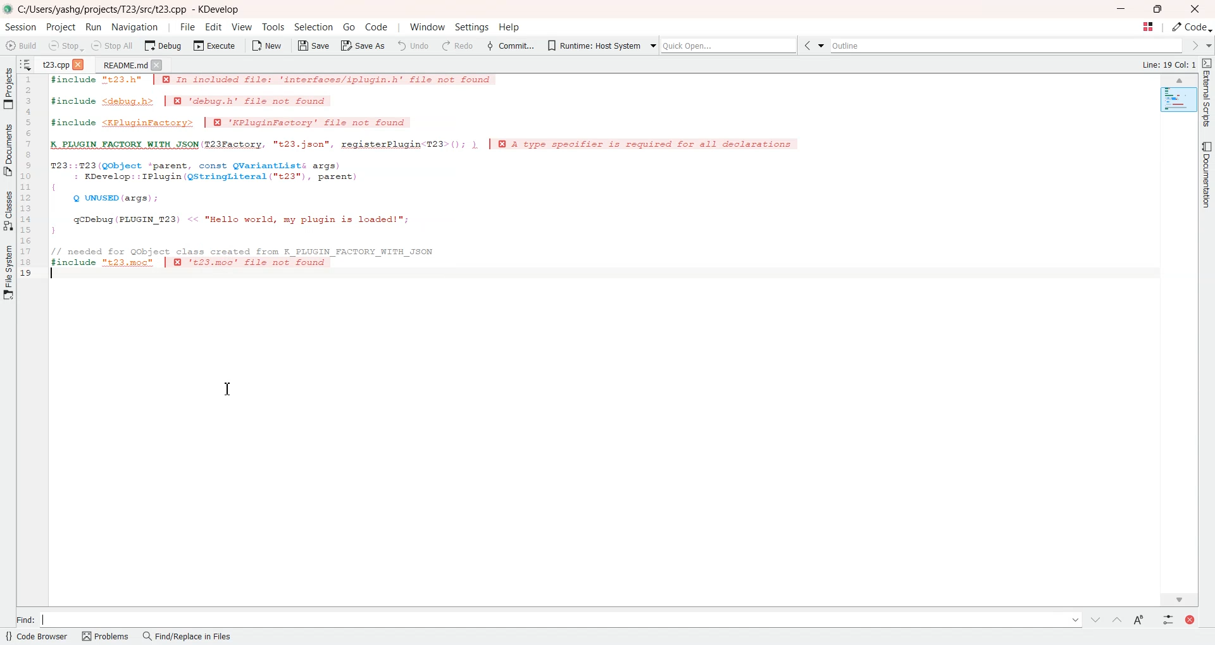 The width and height of the screenshot is (1215, 645). What do you see at coordinates (62, 27) in the screenshot?
I see `Project` at bounding box center [62, 27].